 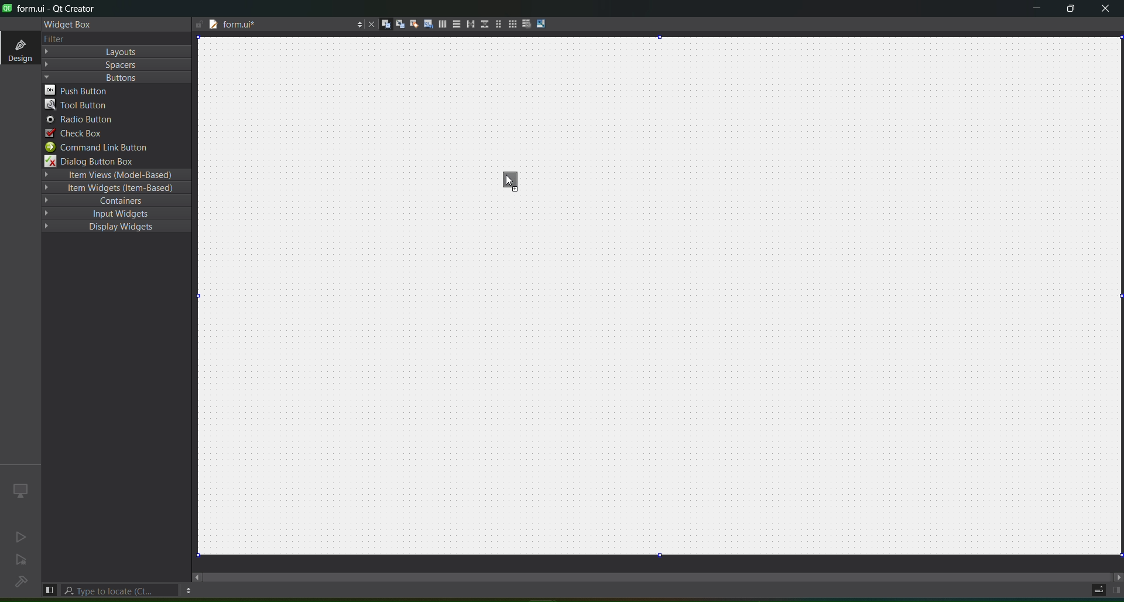 I want to click on hide left sidebar, so click(x=50, y=589).